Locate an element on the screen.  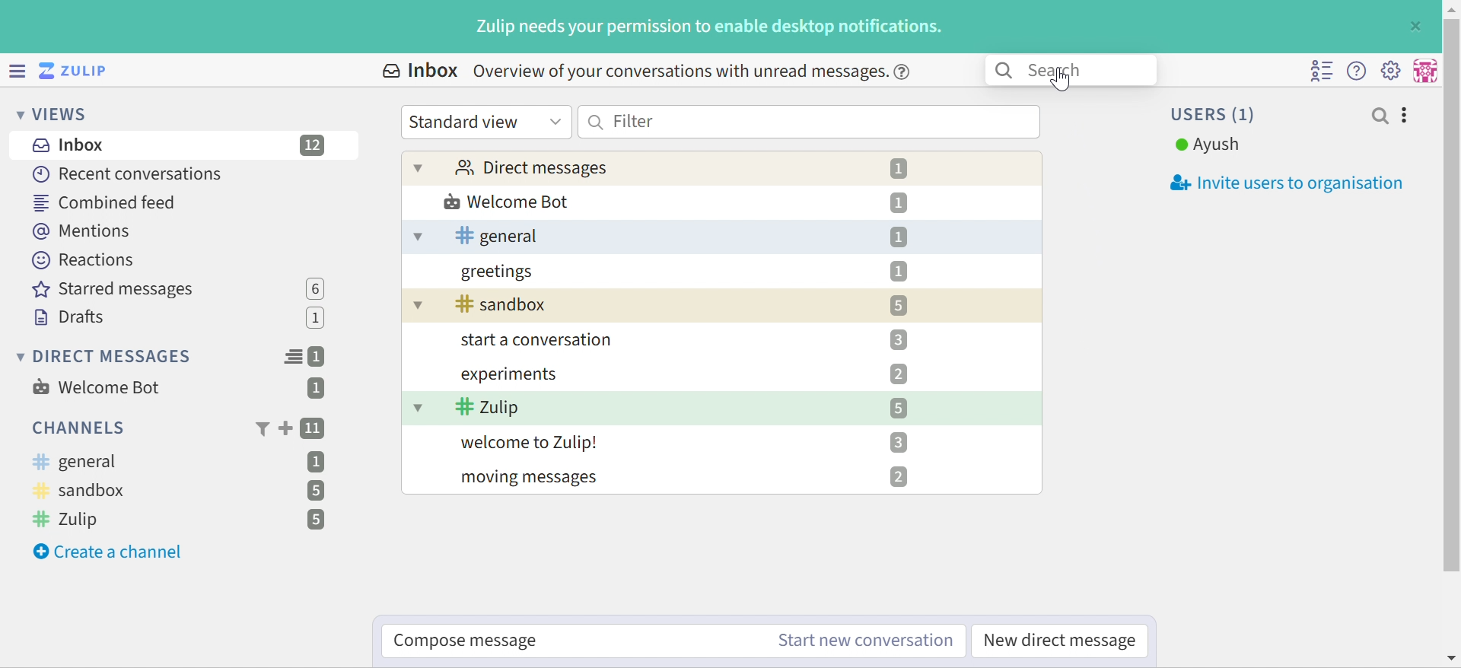
1 is located at coordinates (320, 357).